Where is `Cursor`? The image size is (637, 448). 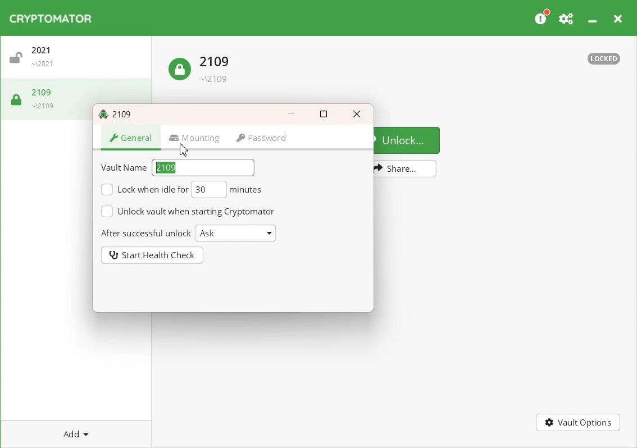 Cursor is located at coordinates (185, 150).